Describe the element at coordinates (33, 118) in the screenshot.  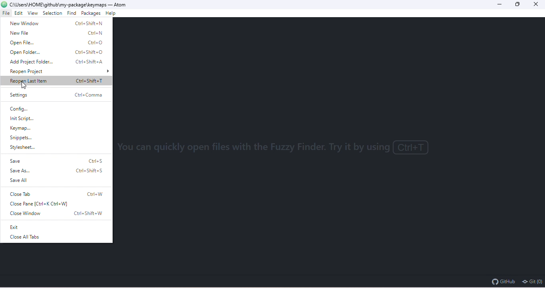
I see `Init script` at that location.